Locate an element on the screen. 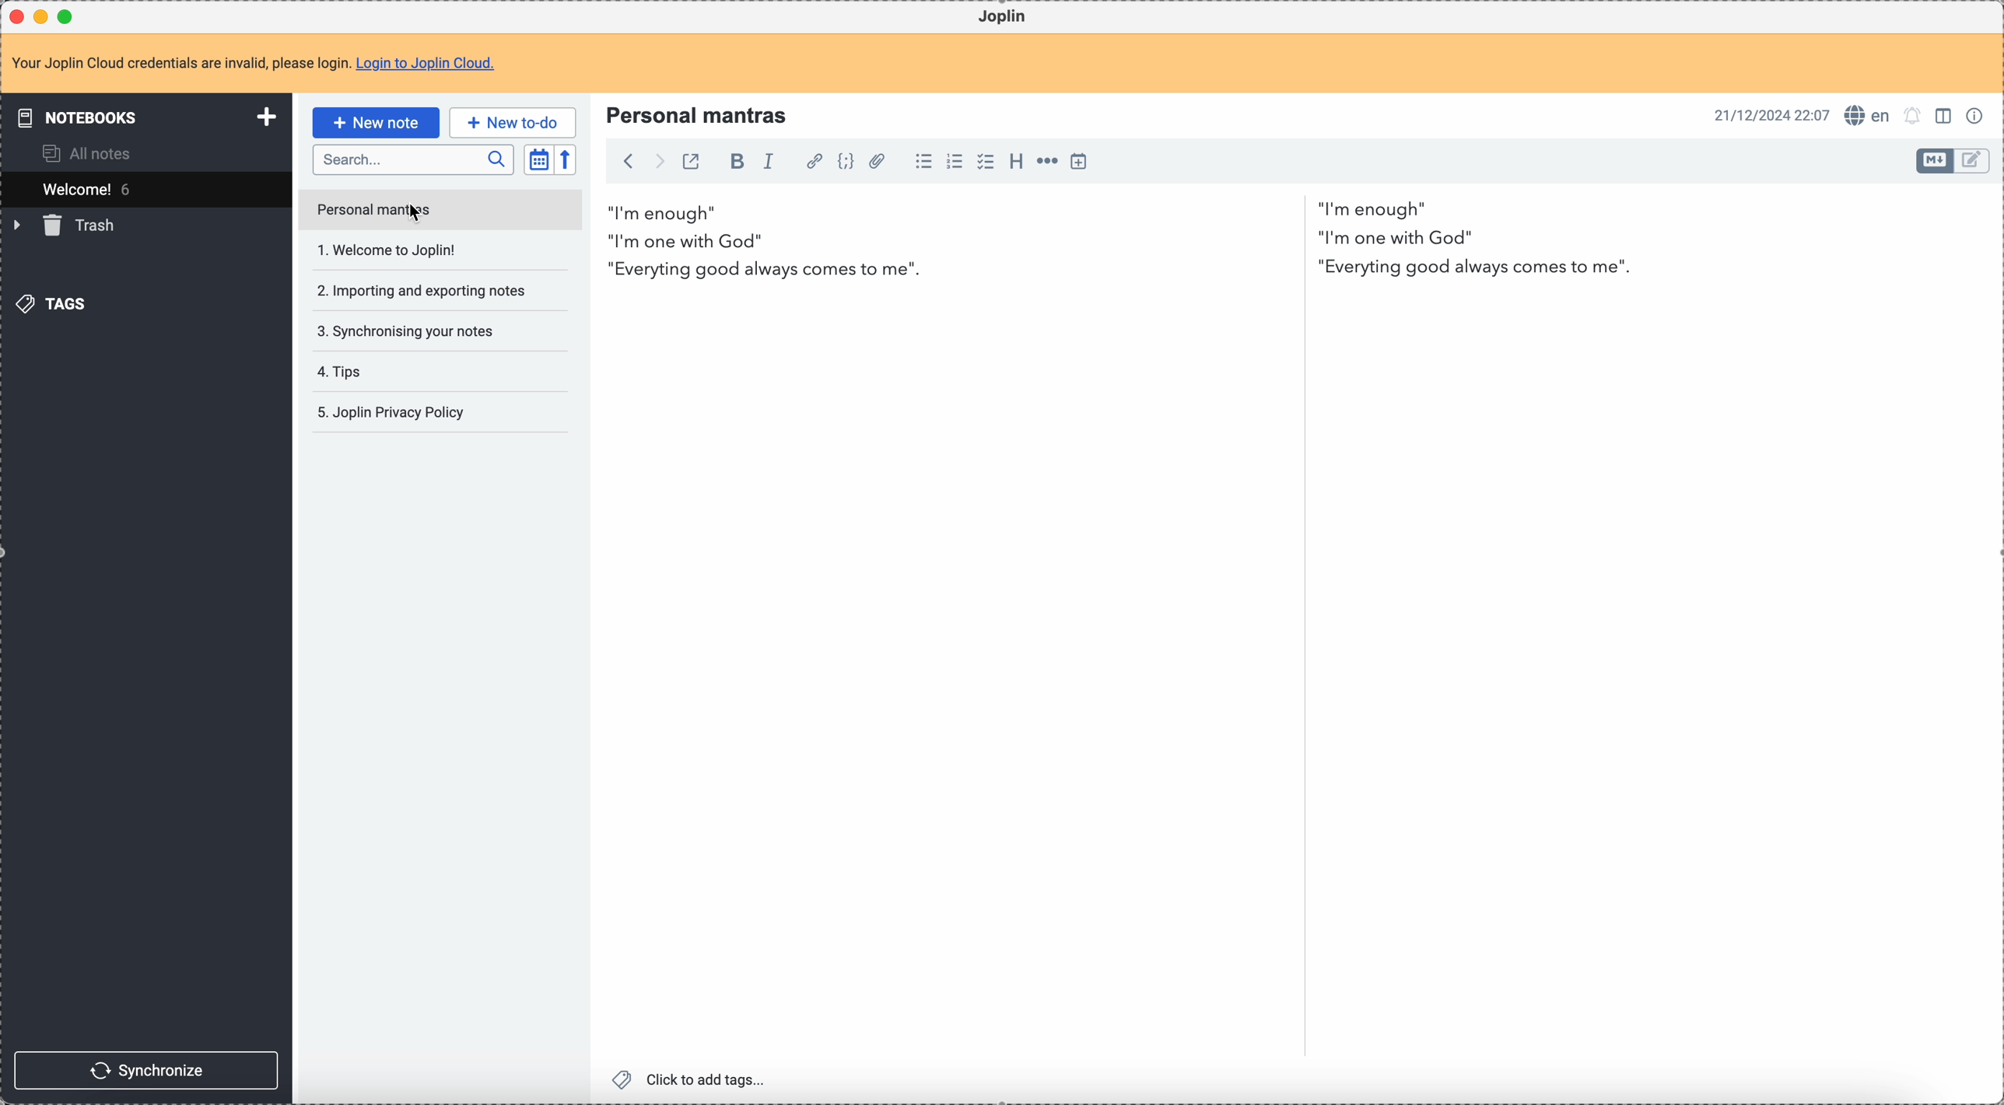 This screenshot has width=2004, height=1105. horizontal rule is located at coordinates (1046, 163).